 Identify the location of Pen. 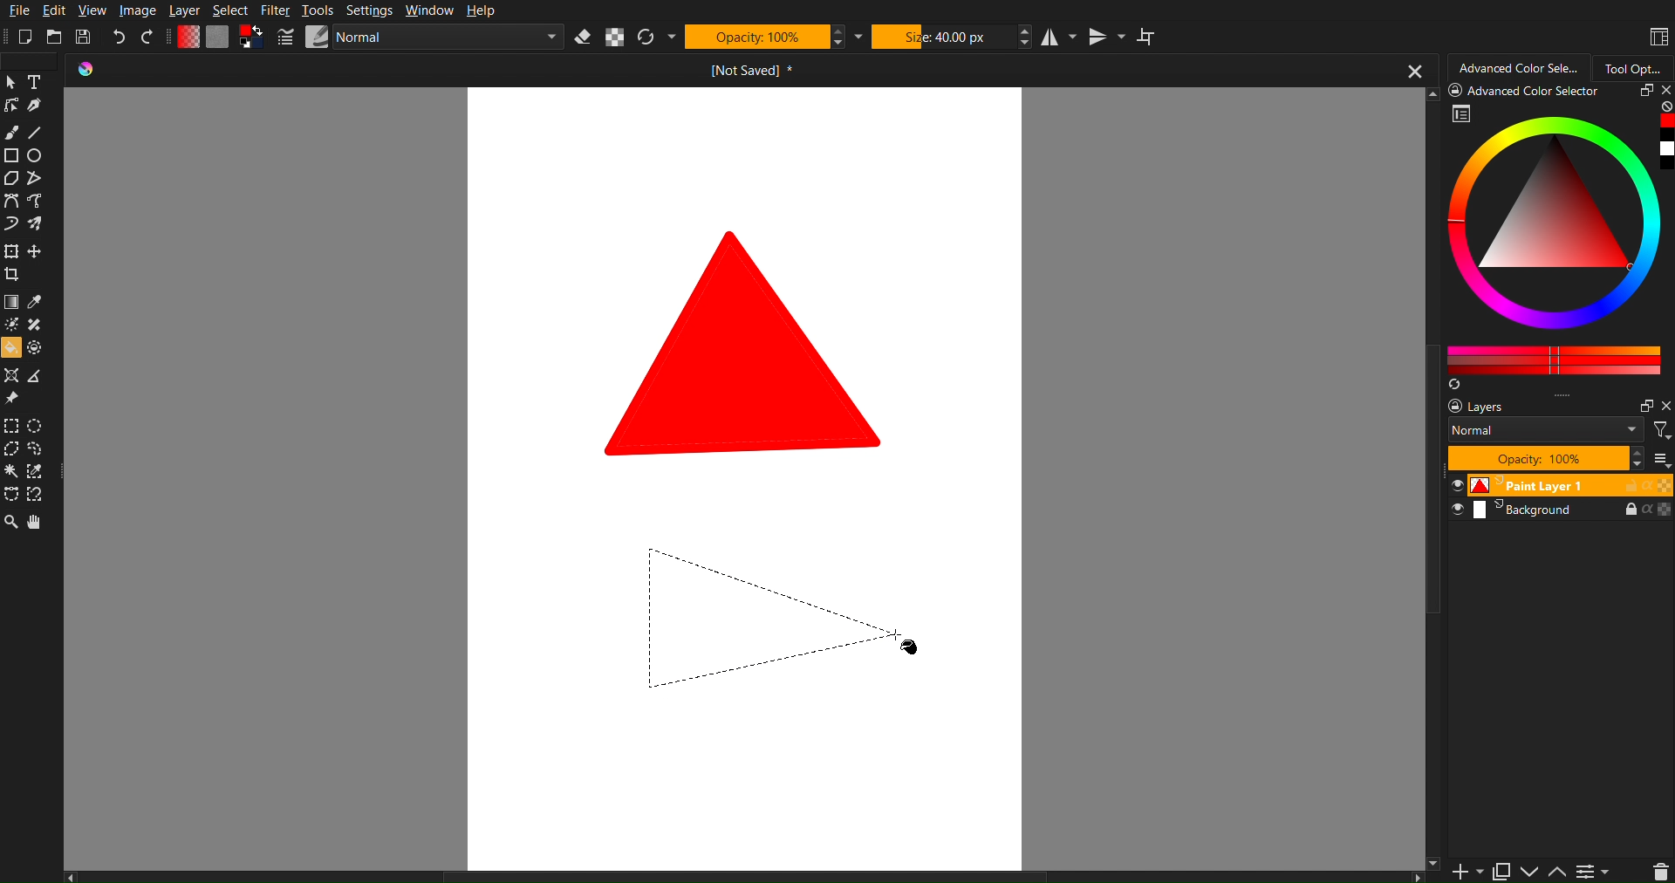
(36, 107).